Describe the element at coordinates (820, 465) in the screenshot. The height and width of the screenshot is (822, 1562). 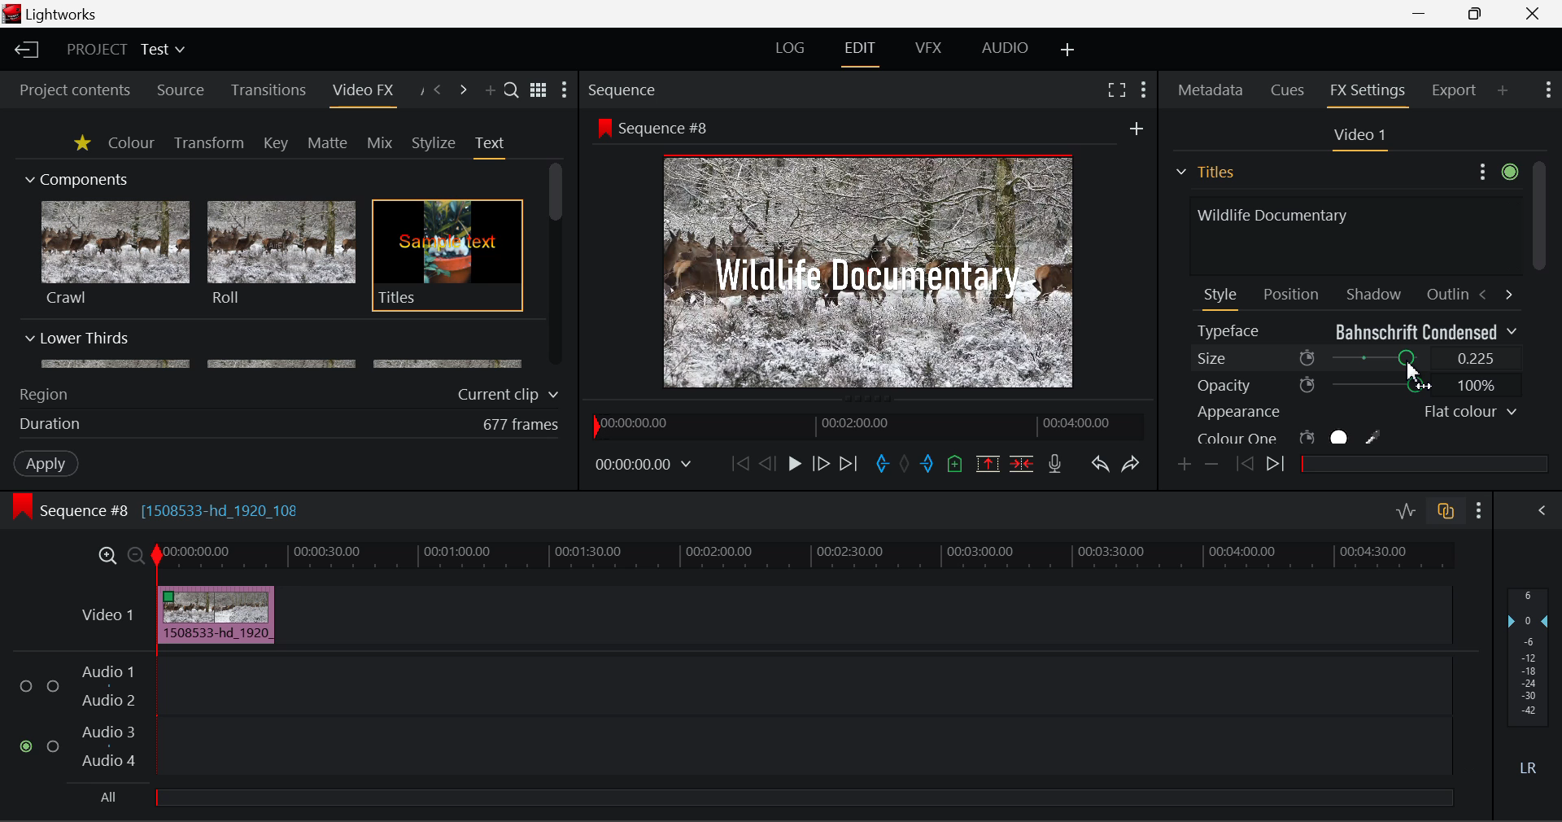
I see `Go Forward` at that location.